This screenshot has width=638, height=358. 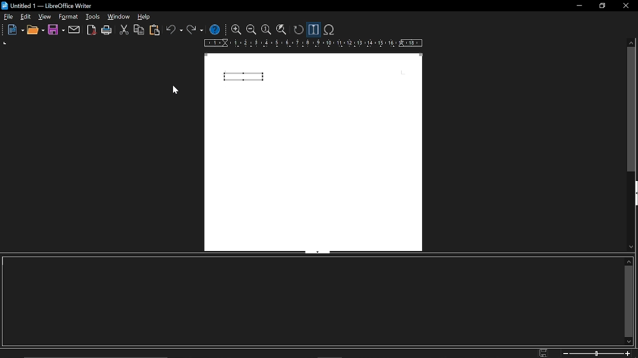 What do you see at coordinates (626, 6) in the screenshot?
I see `close` at bounding box center [626, 6].